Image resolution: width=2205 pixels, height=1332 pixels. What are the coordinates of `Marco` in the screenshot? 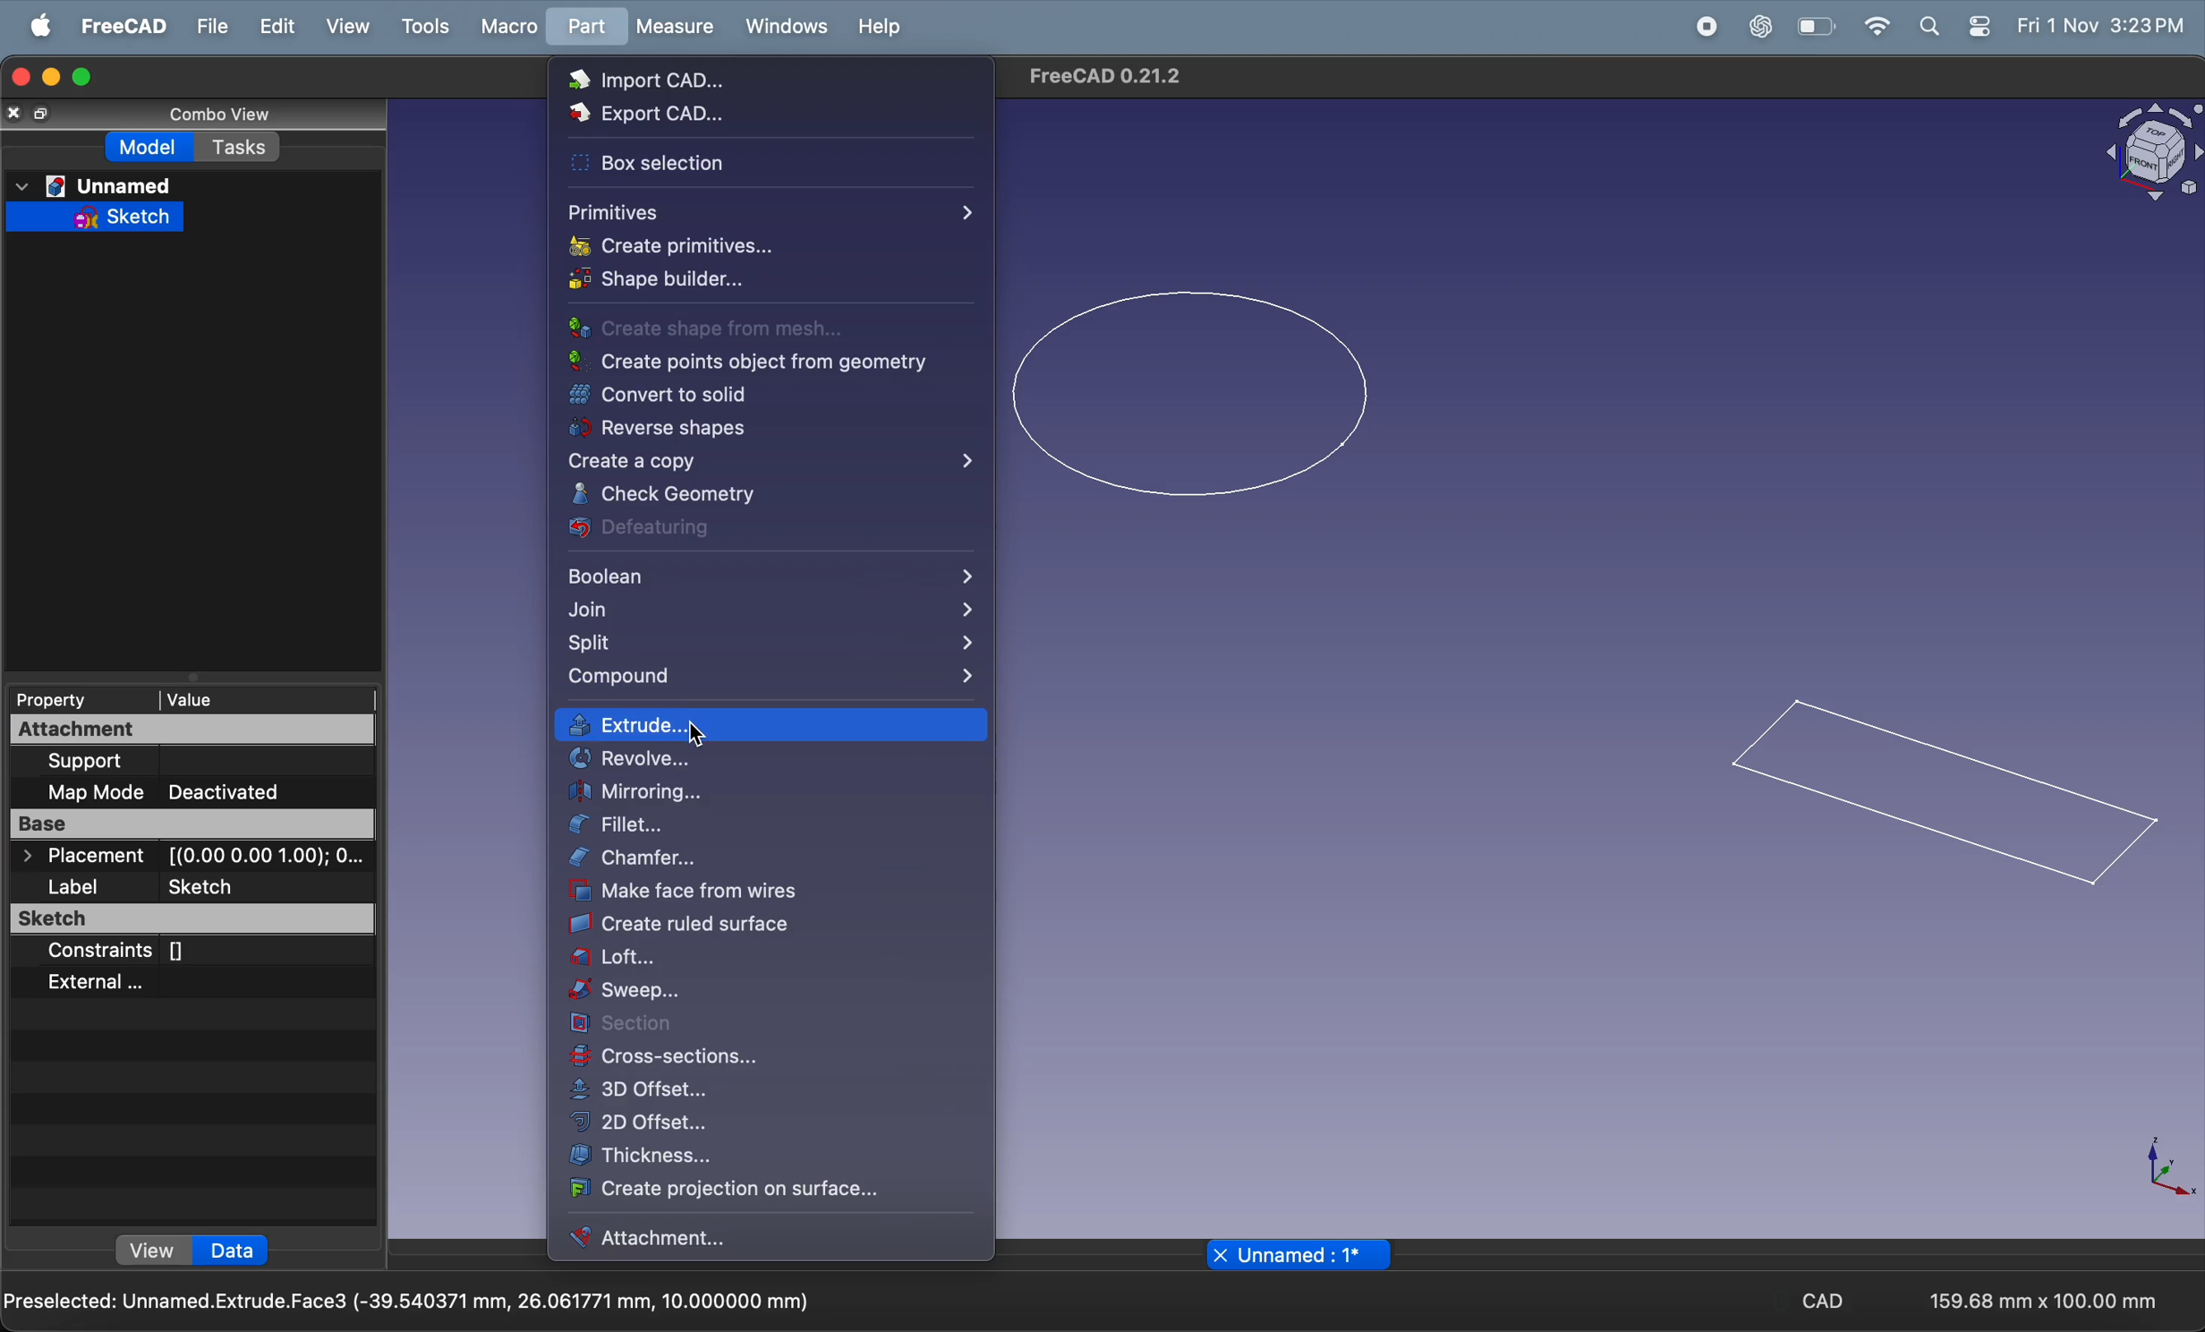 It's located at (507, 25).